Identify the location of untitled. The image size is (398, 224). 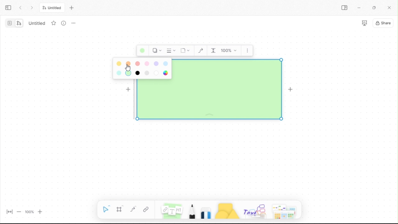
(52, 8).